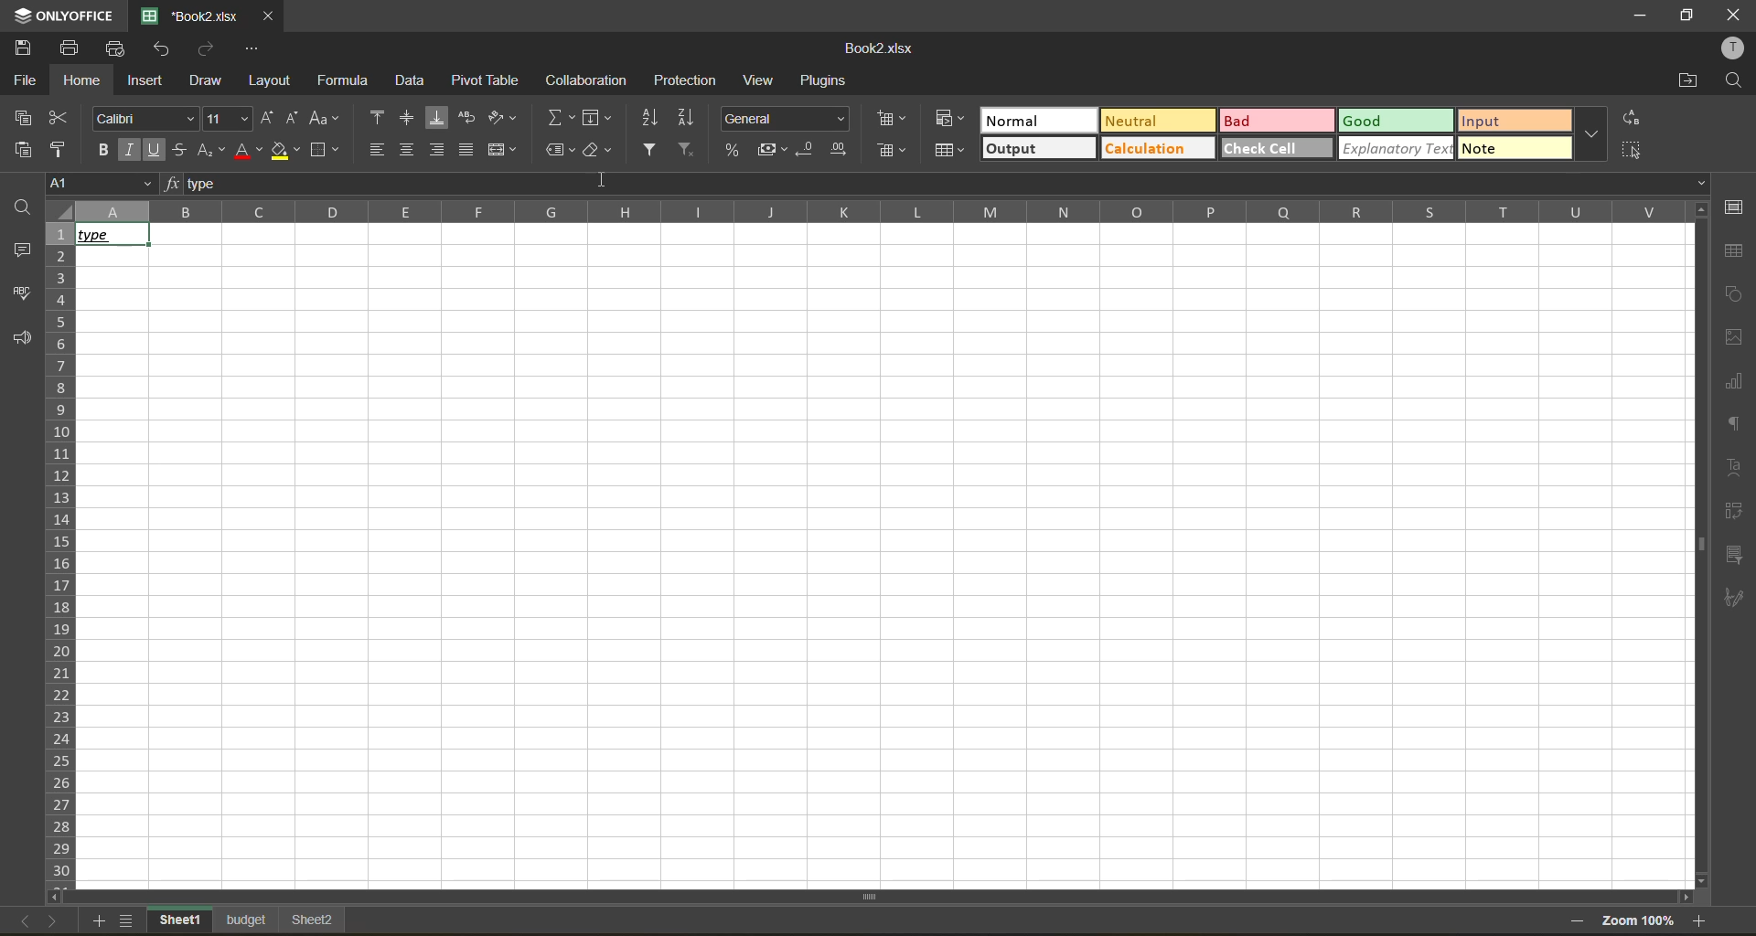 This screenshot has width=1756, height=936. Describe the element at coordinates (1734, 51) in the screenshot. I see `profile` at that location.